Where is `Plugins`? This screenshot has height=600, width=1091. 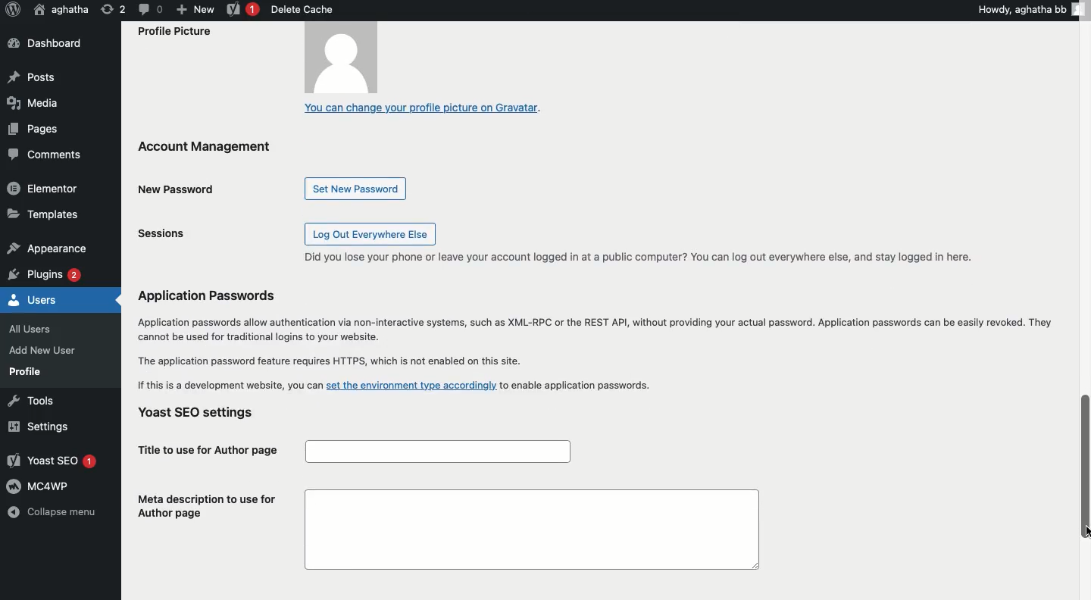
Plugins is located at coordinates (46, 273).